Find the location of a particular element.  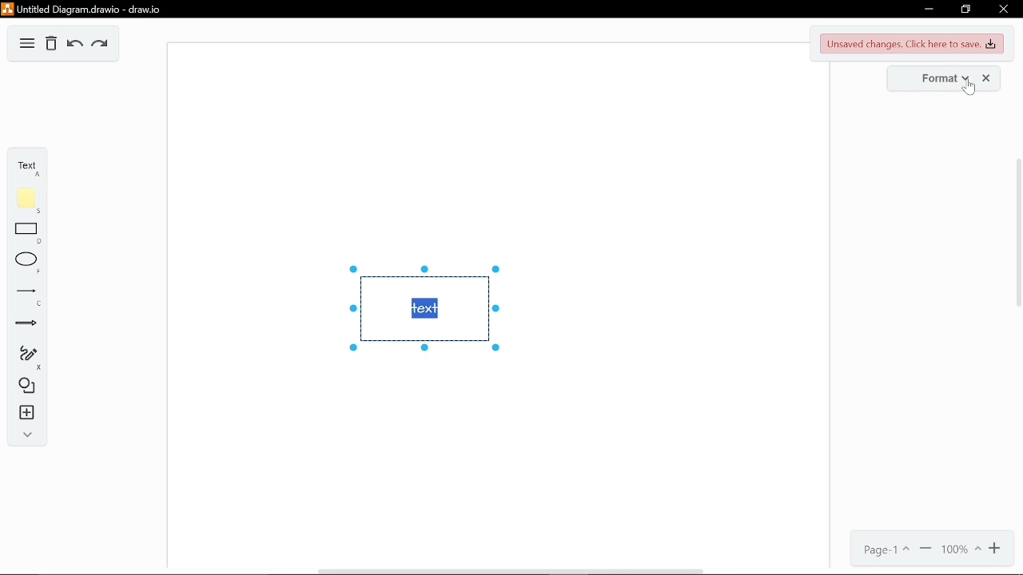

note is located at coordinates (23, 200).